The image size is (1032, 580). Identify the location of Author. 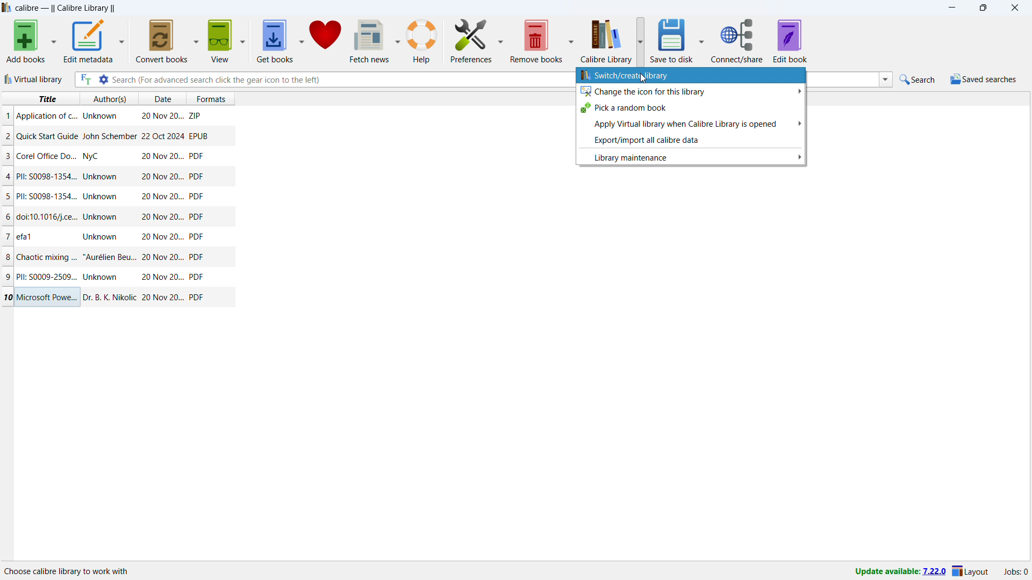
(102, 277).